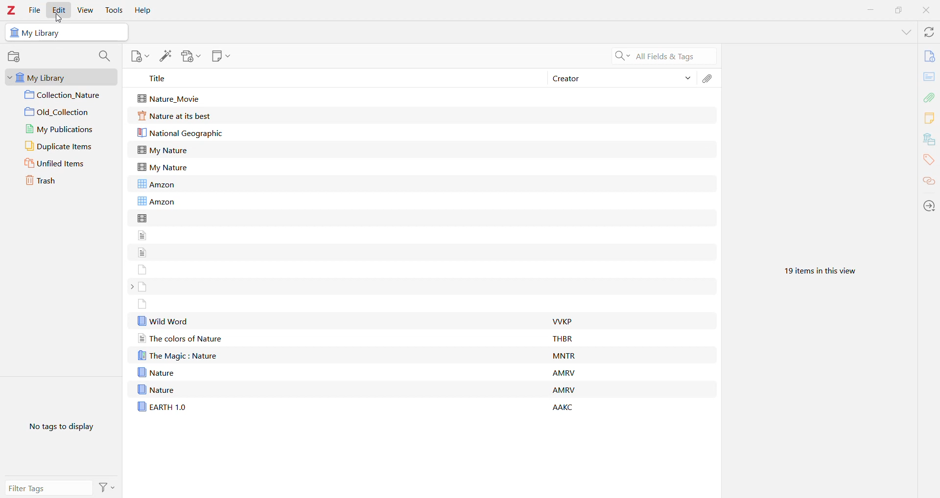 This screenshot has height=498, width=940. What do you see at coordinates (12, 10) in the screenshot?
I see `Zotero` at bounding box center [12, 10].